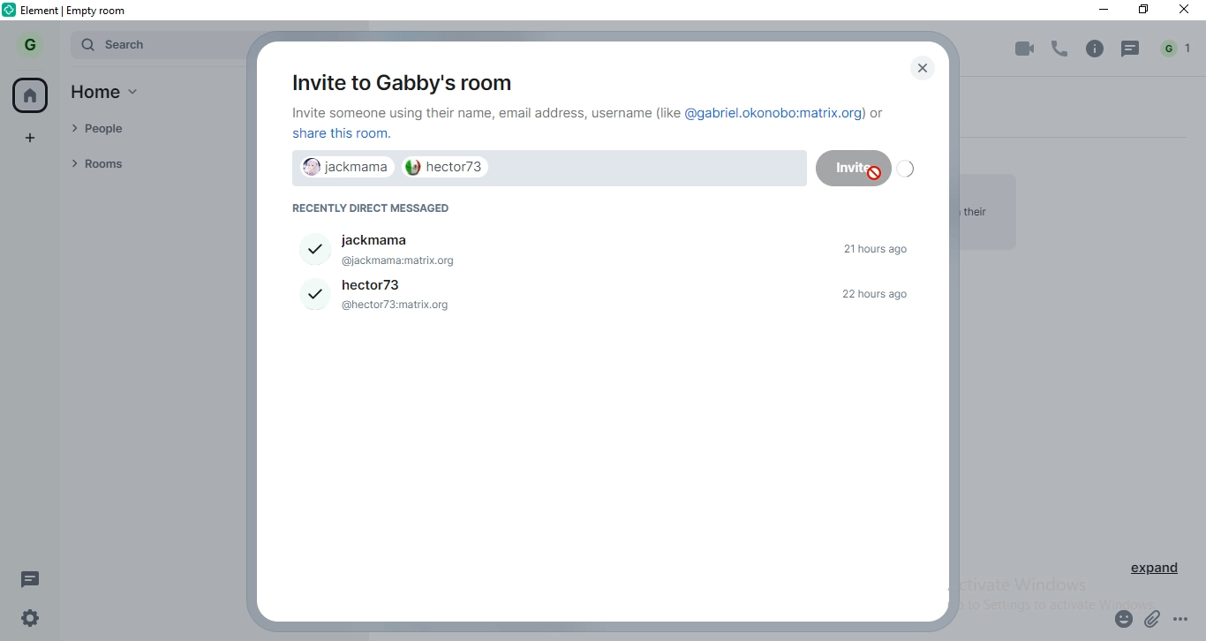 The width and height of the screenshot is (1206, 641). Describe the element at coordinates (844, 166) in the screenshot. I see `invite` at that location.